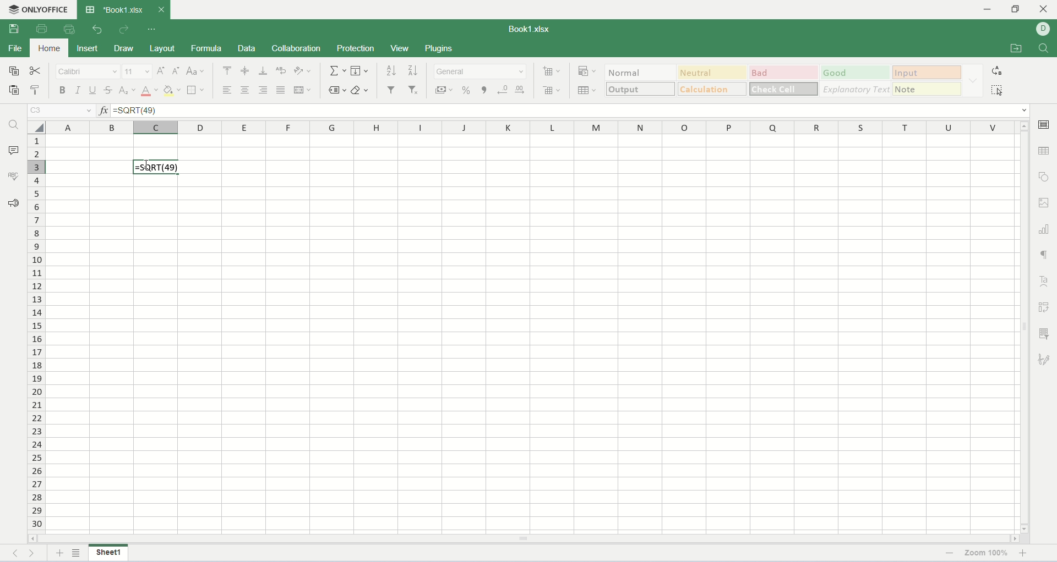 The image size is (1057, 562). What do you see at coordinates (554, 89) in the screenshot?
I see `remove cell` at bounding box center [554, 89].